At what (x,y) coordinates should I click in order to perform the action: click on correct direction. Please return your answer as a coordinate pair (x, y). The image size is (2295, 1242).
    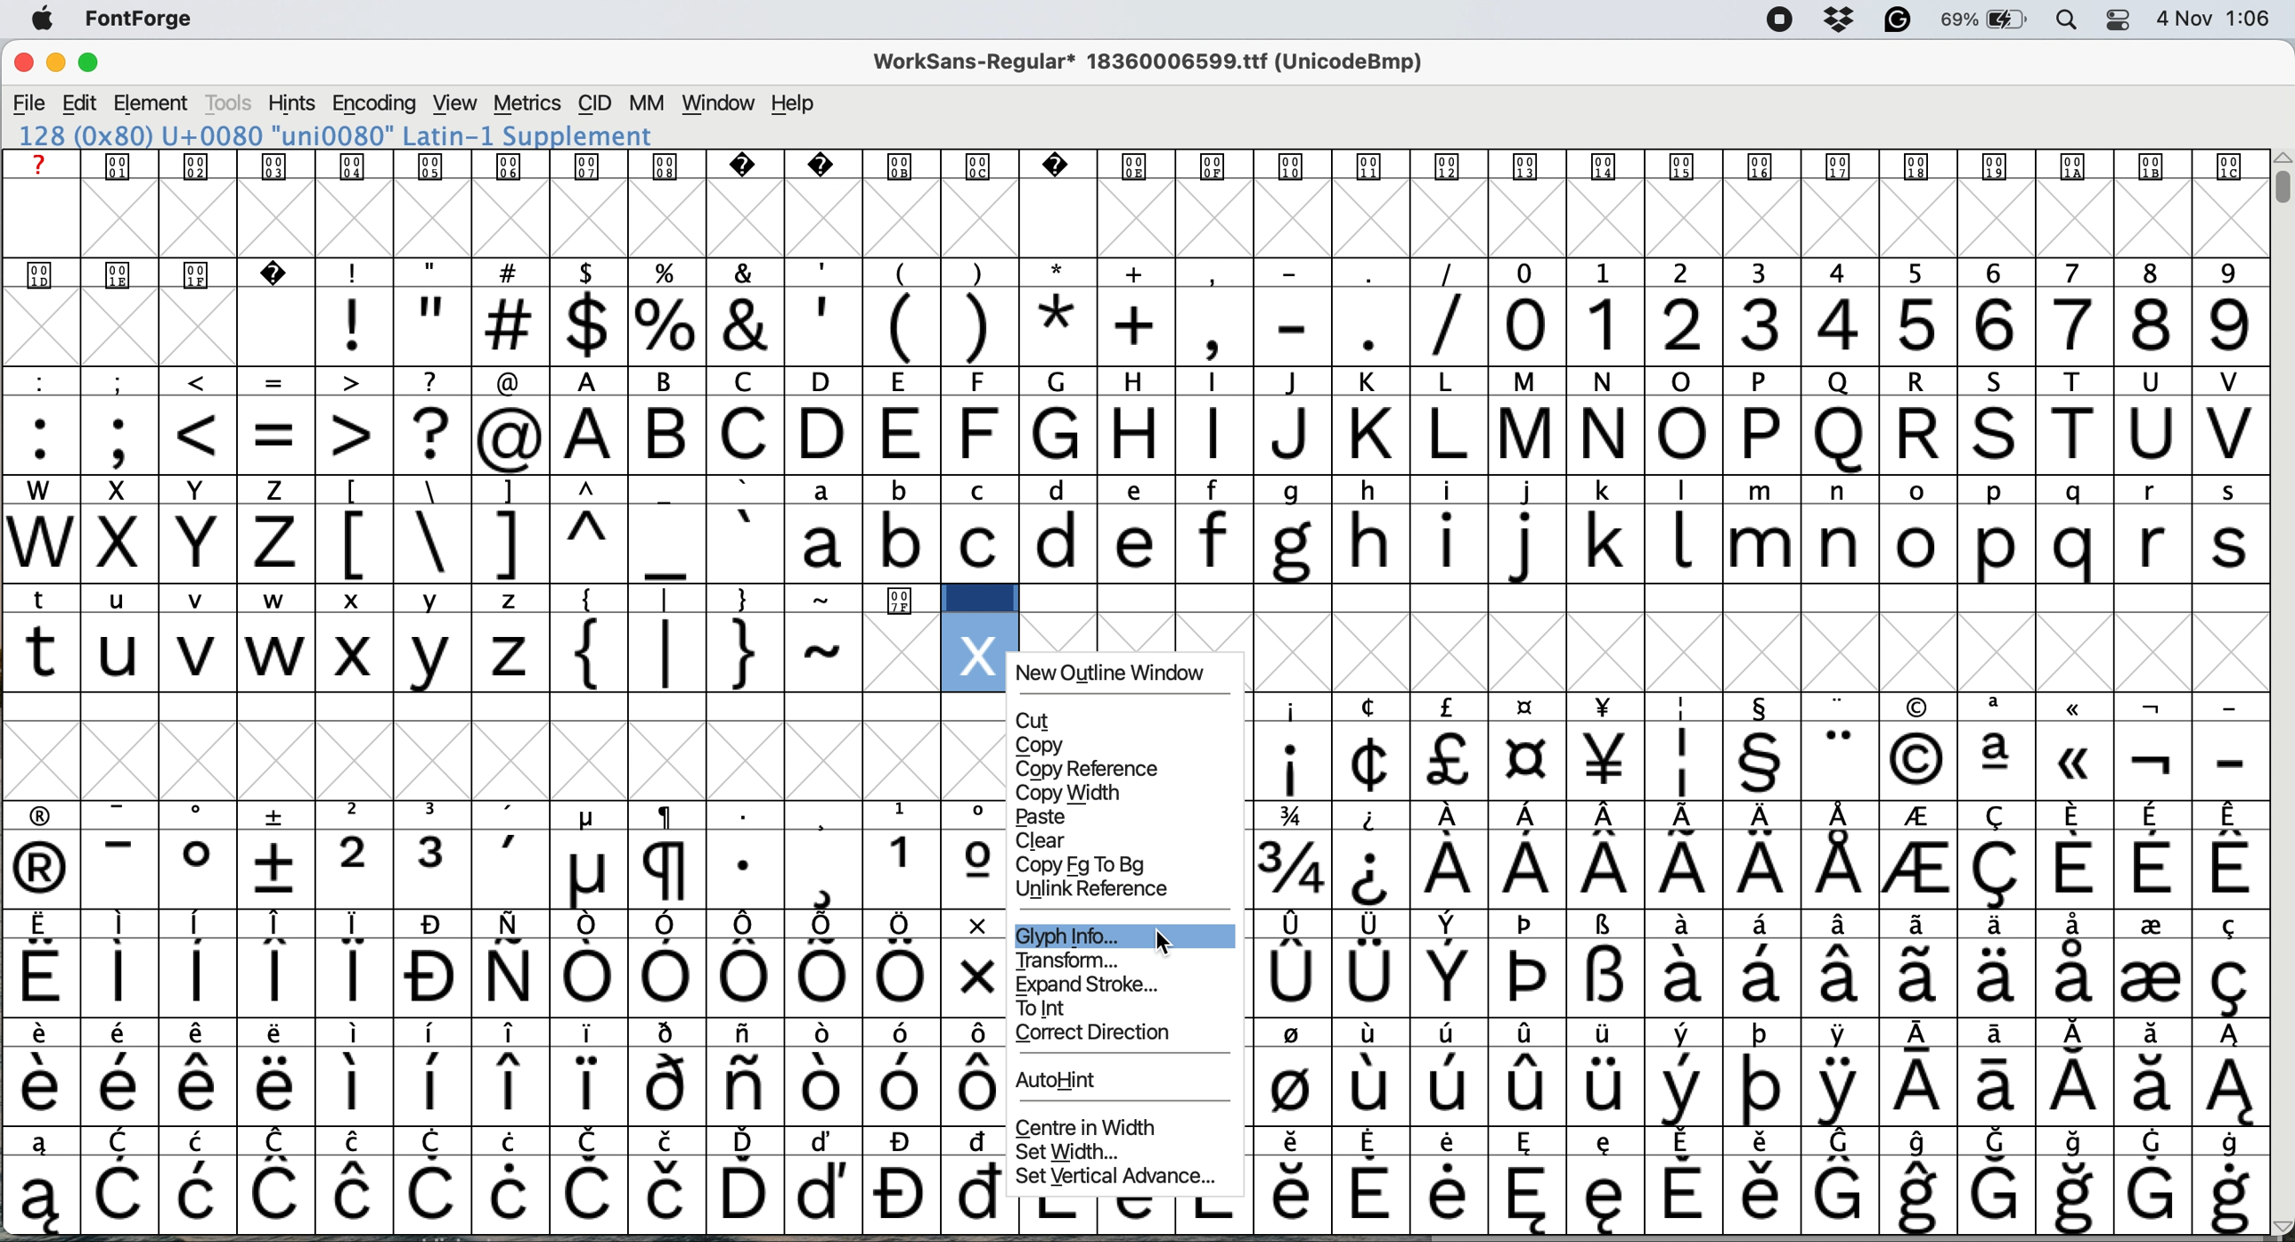
    Looking at the image, I should click on (1087, 1034).